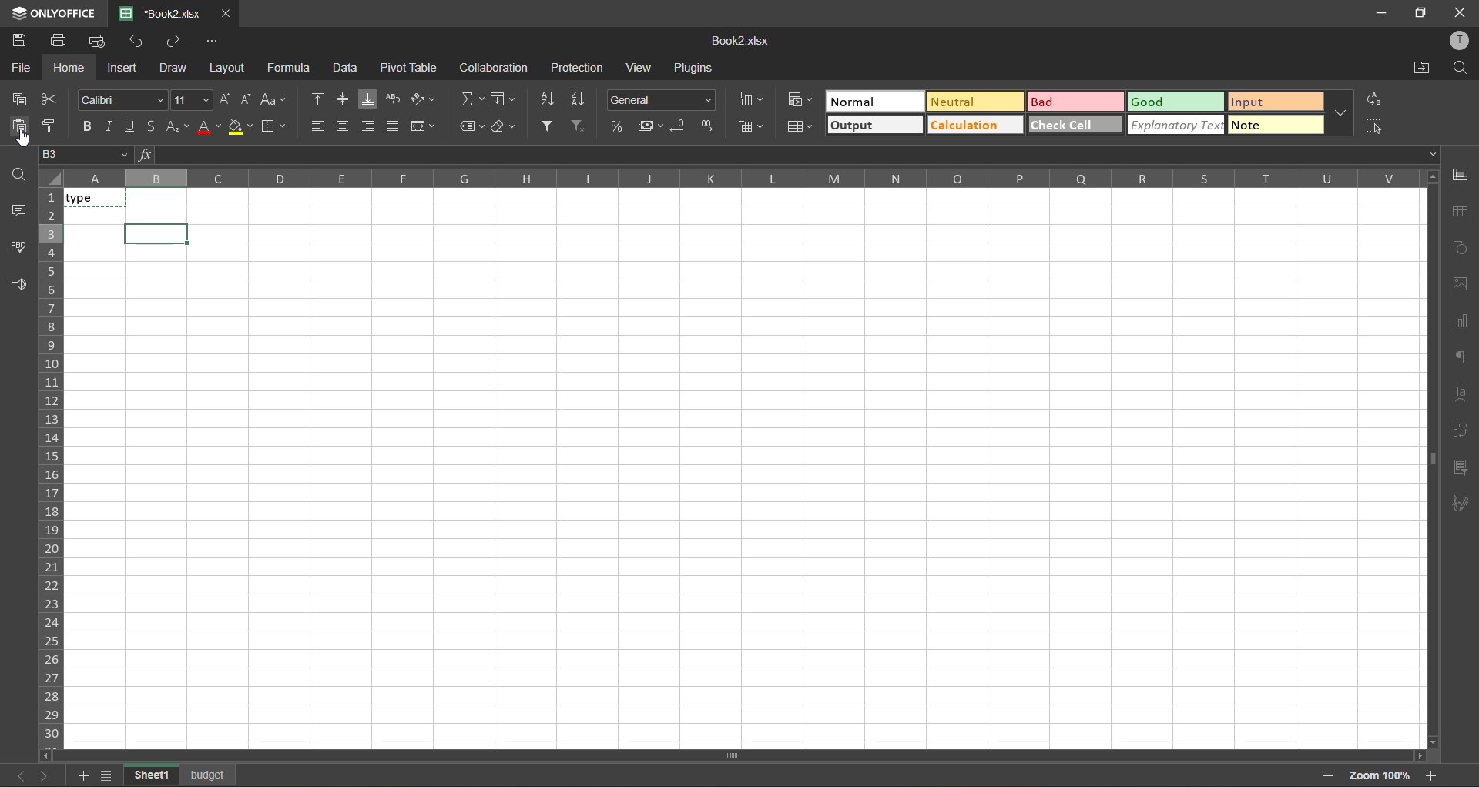  Describe the element at coordinates (707, 126) in the screenshot. I see `increase decimal` at that location.